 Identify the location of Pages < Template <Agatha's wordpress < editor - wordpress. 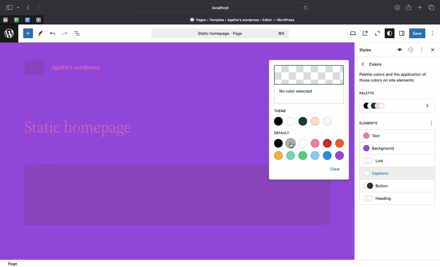
(244, 20).